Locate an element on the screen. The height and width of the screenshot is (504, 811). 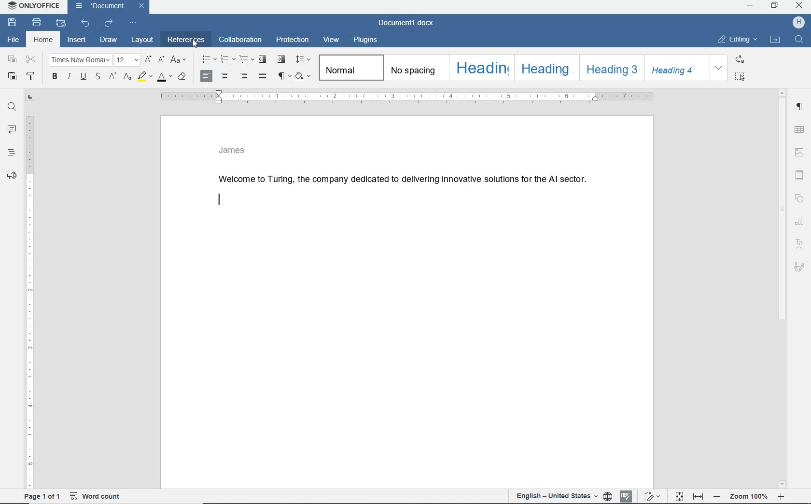
document name is located at coordinates (406, 23).